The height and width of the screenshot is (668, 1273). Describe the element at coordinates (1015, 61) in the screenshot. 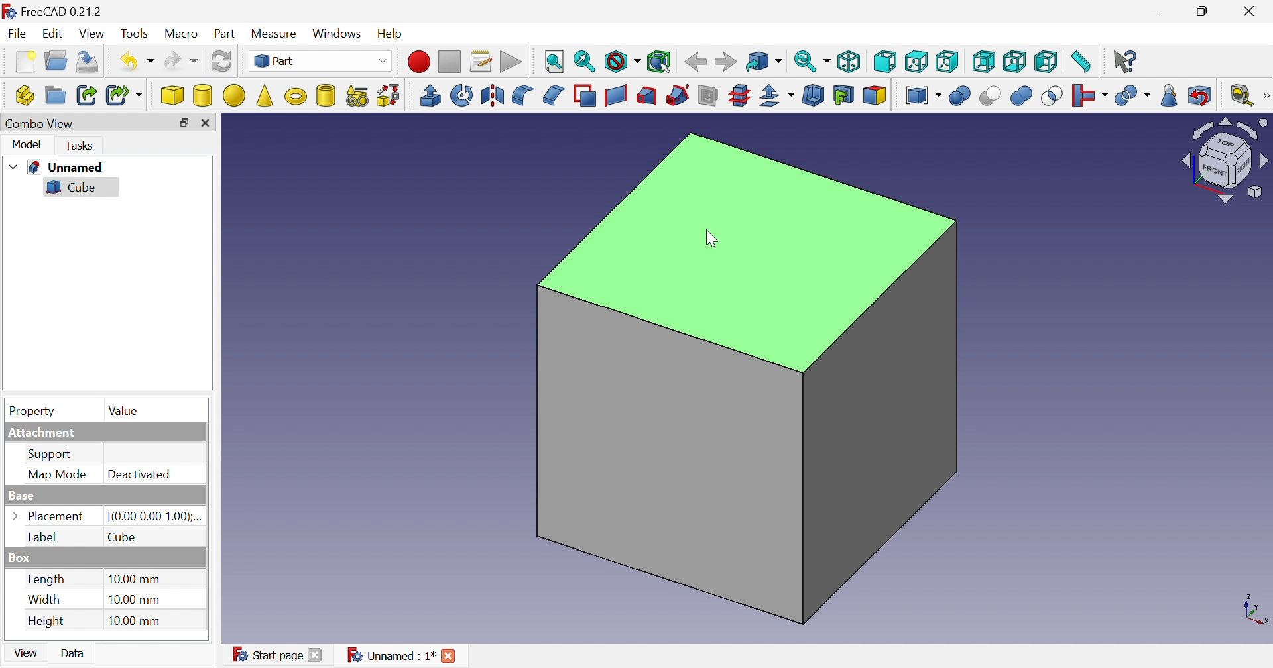

I see `Bottom` at that location.